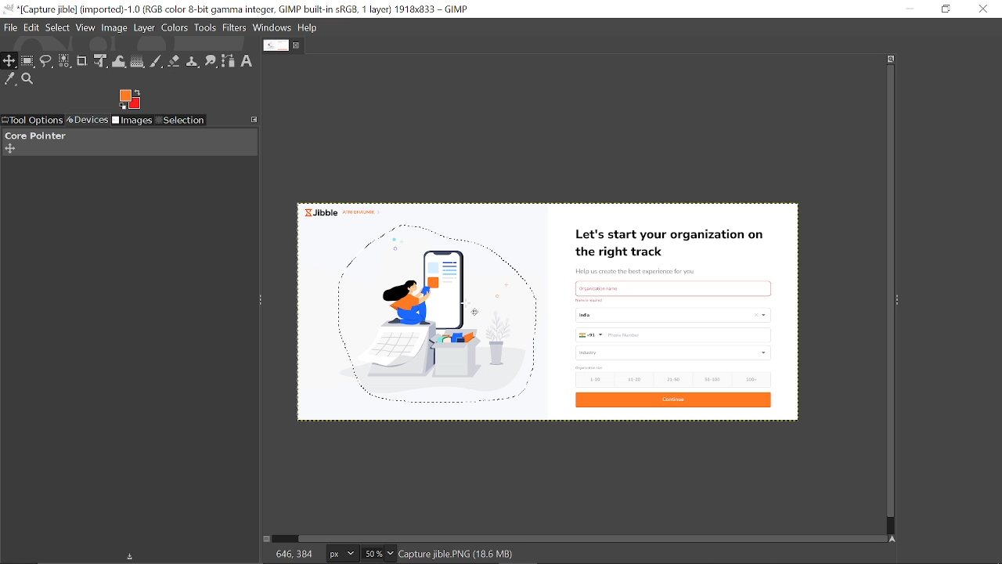 The image size is (1002, 564). What do you see at coordinates (205, 27) in the screenshot?
I see `Tools` at bounding box center [205, 27].